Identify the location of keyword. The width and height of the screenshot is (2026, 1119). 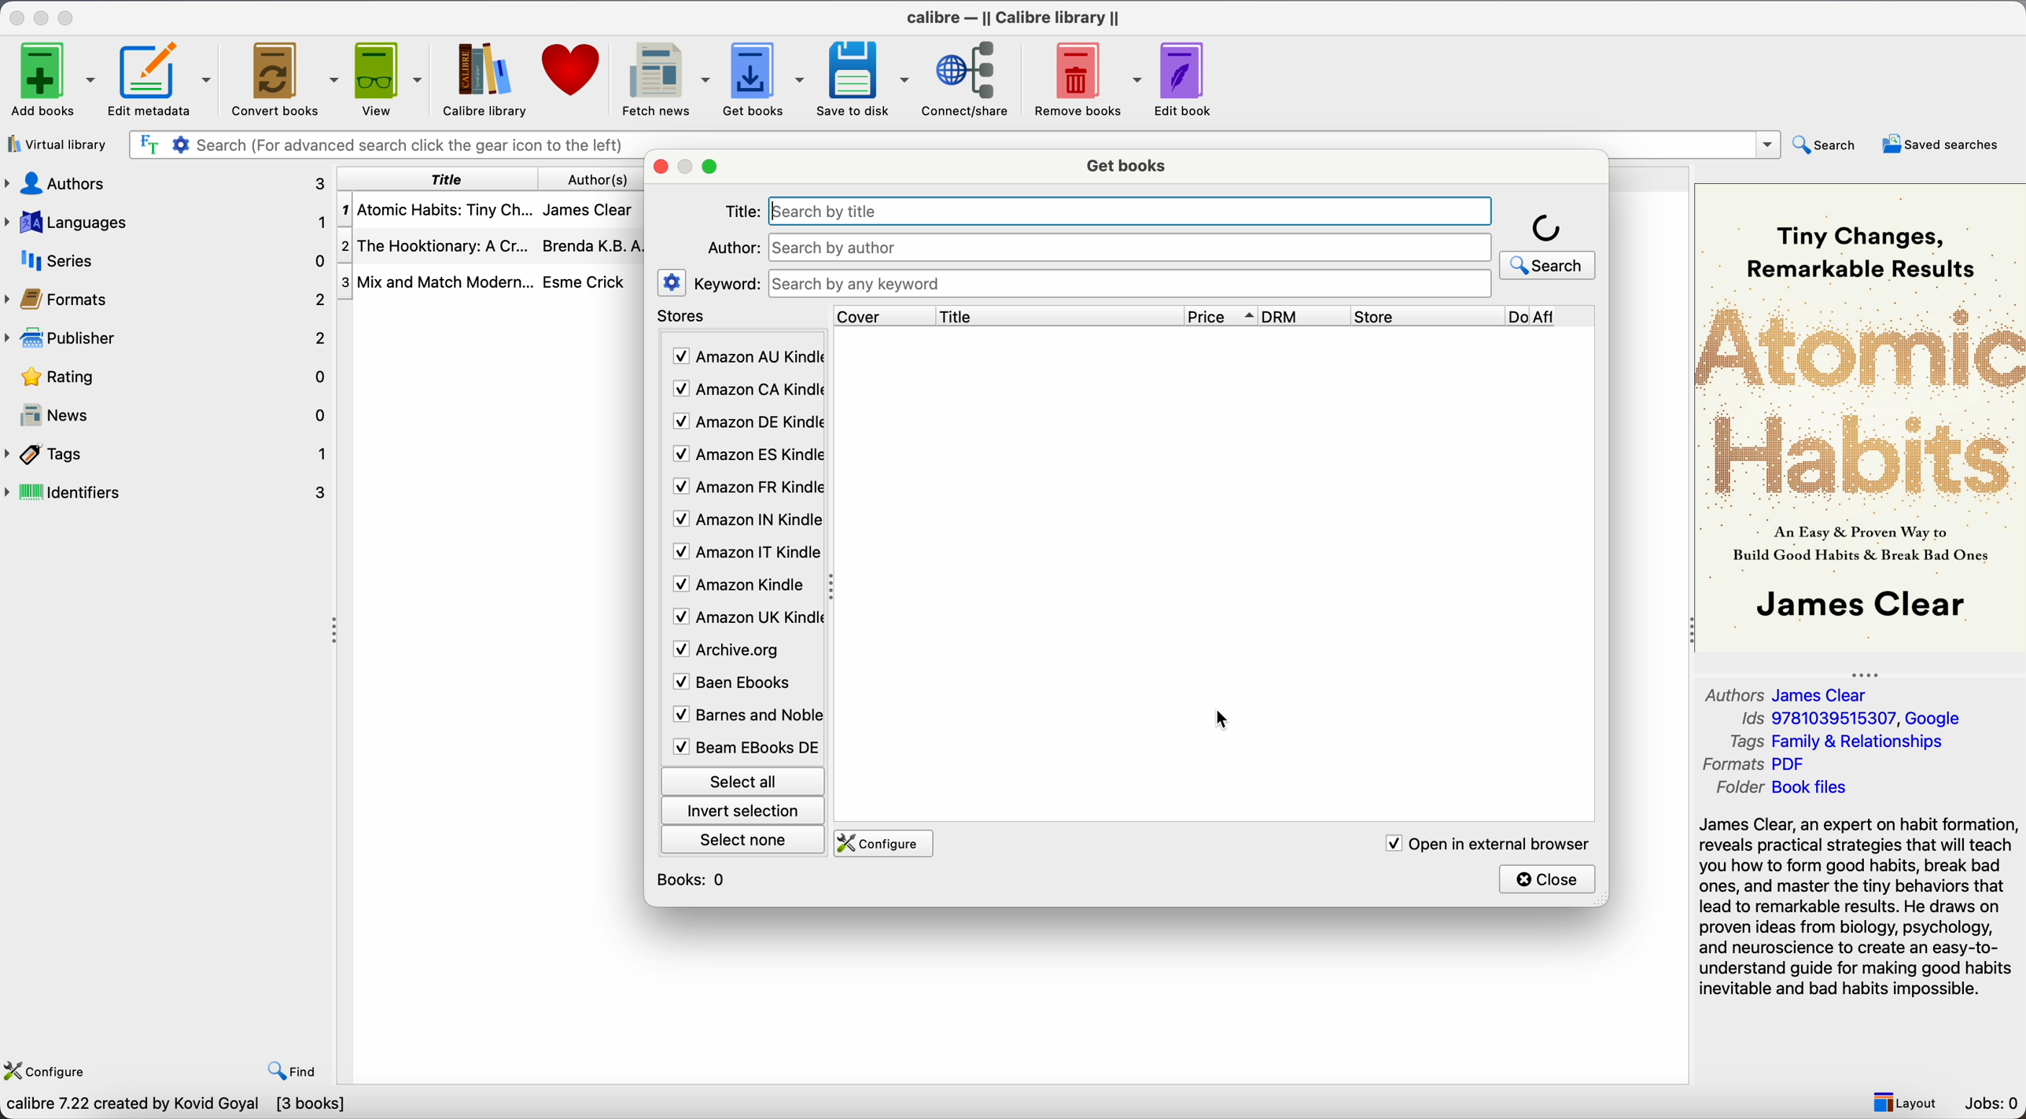
(728, 285).